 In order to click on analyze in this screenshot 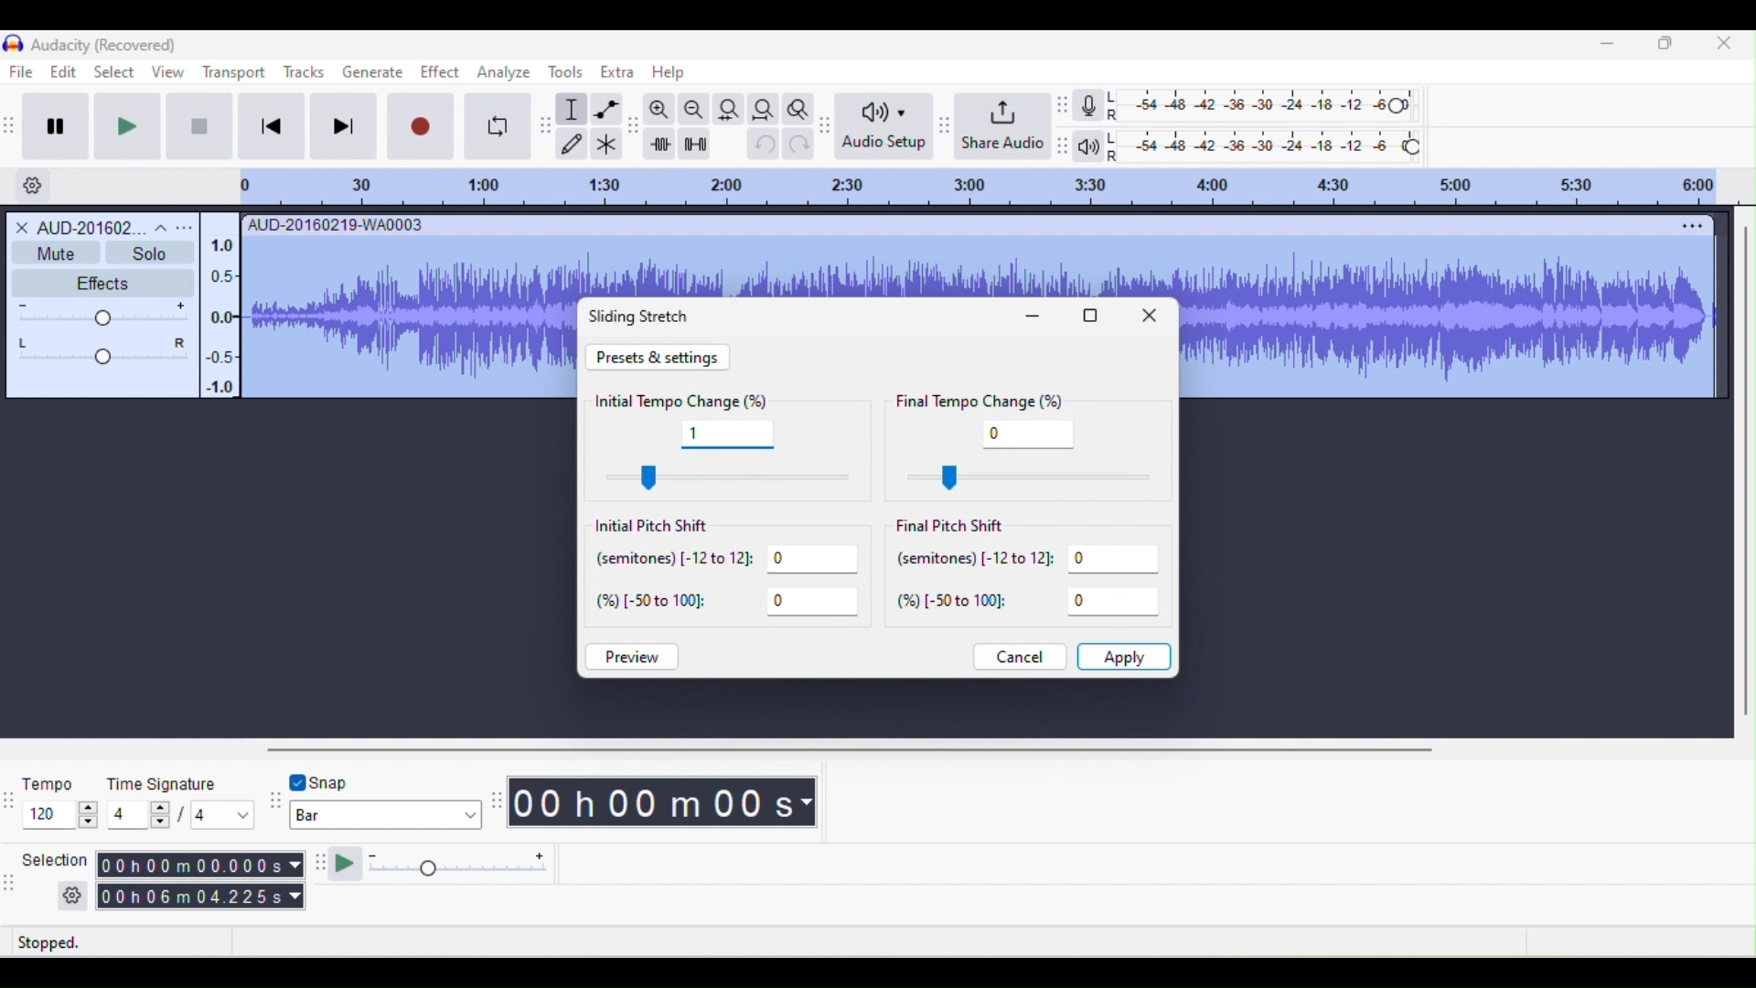, I will do `click(503, 75)`.